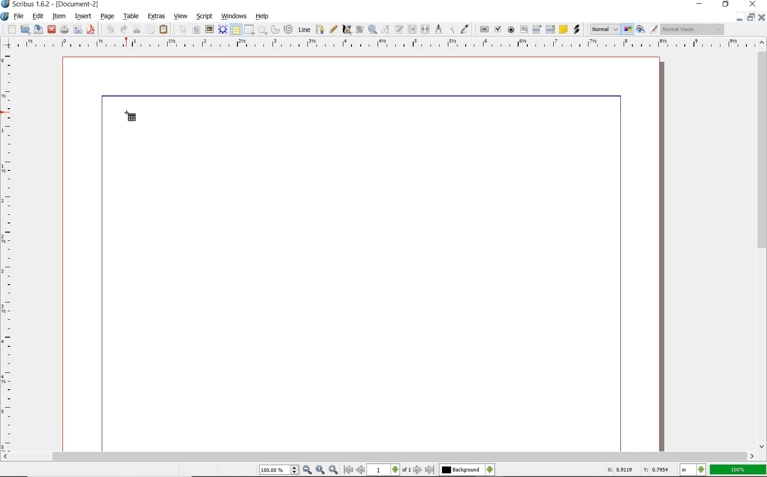  What do you see at coordinates (694, 29) in the screenshot?
I see `visual appearance of the display` at bounding box center [694, 29].